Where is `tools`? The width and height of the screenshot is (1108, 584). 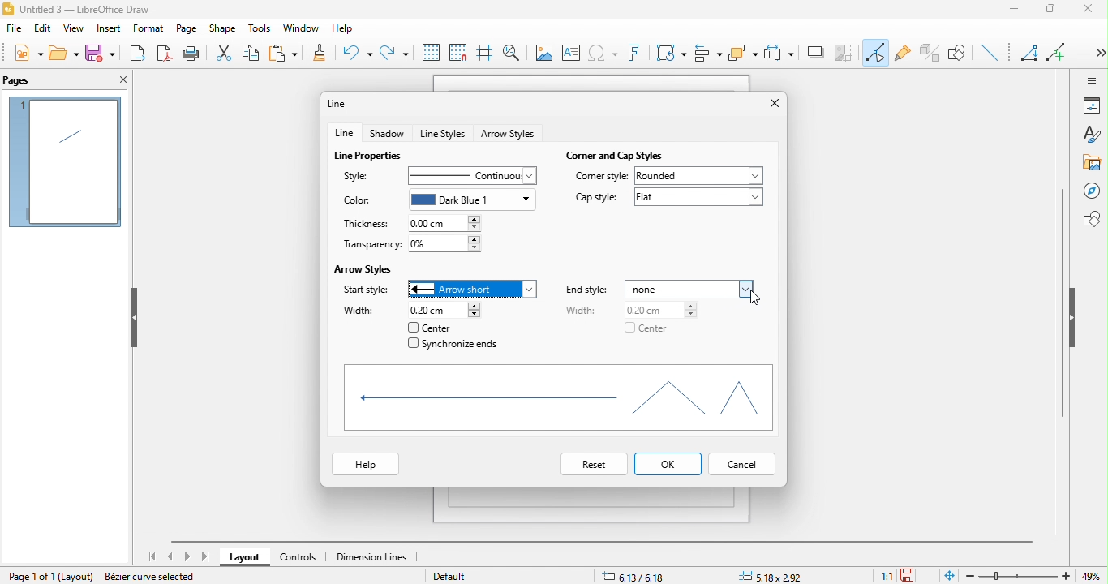
tools is located at coordinates (256, 28).